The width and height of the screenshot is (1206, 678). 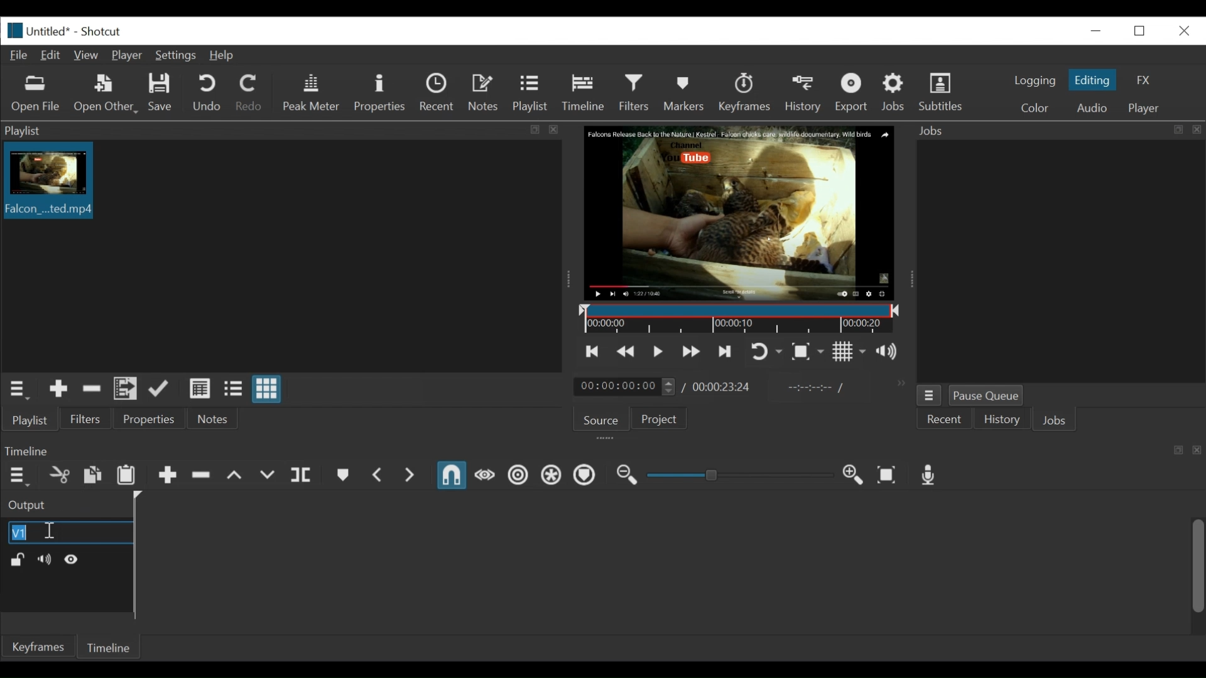 I want to click on Playlist menu, so click(x=16, y=389).